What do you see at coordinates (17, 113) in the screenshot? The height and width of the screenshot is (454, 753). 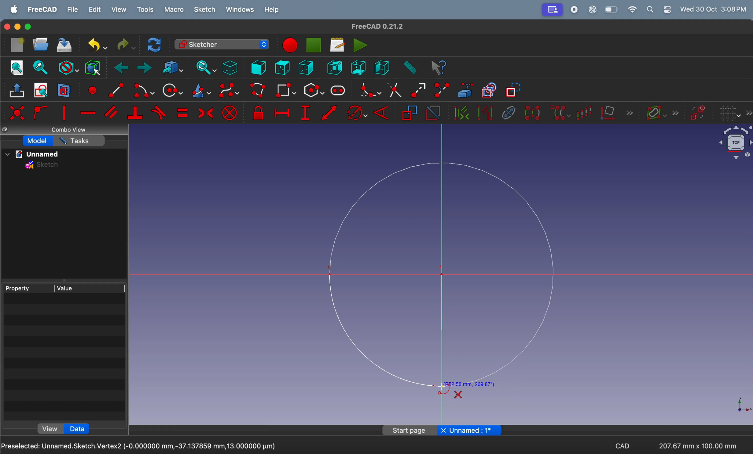 I see `constrain co incident` at bounding box center [17, 113].